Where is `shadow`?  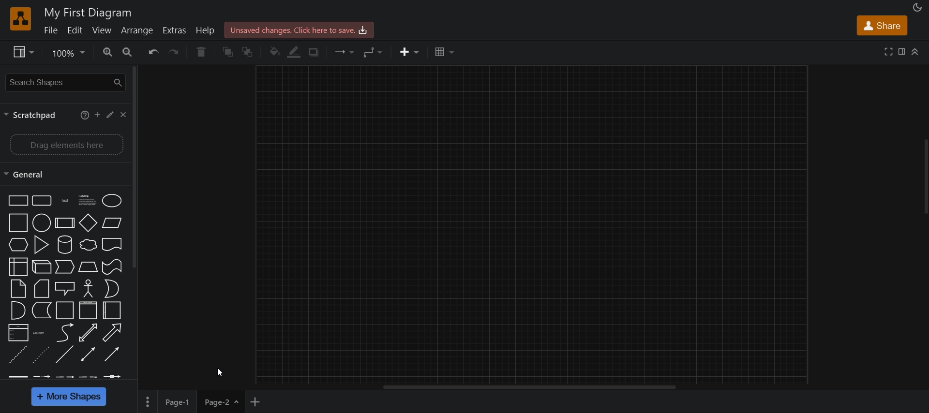
shadow is located at coordinates (318, 53).